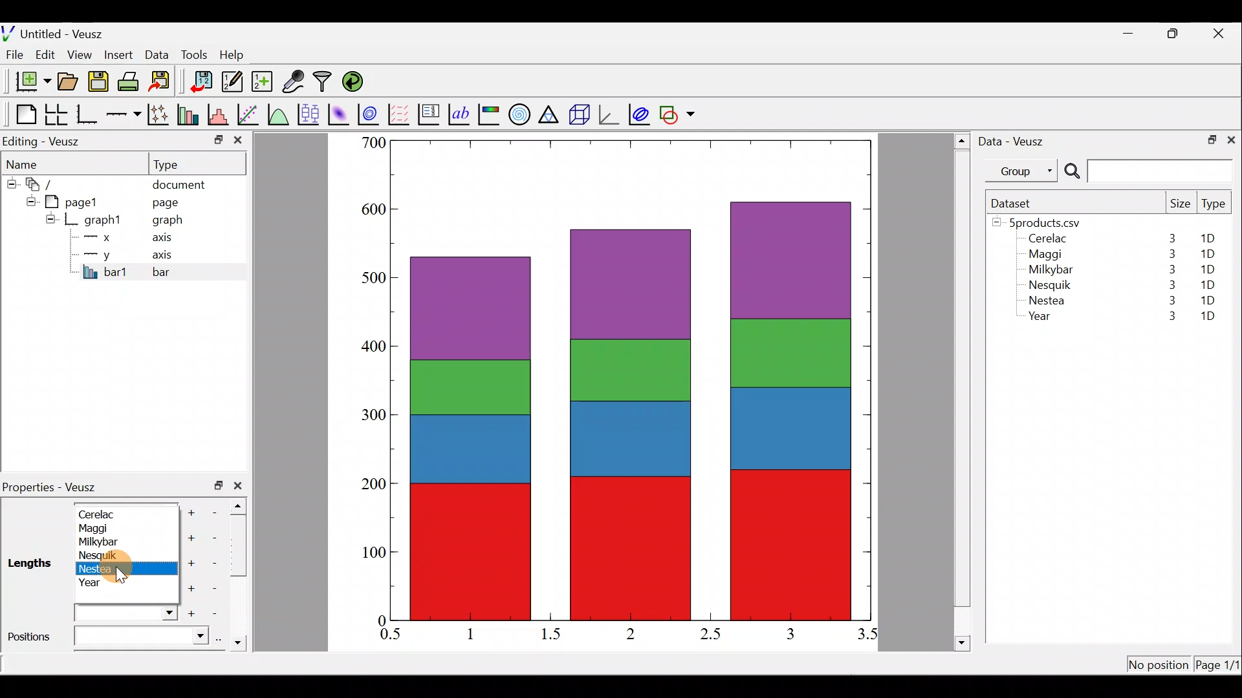 This screenshot has height=698, width=1242. Describe the element at coordinates (430, 113) in the screenshot. I see `Plot key` at that location.